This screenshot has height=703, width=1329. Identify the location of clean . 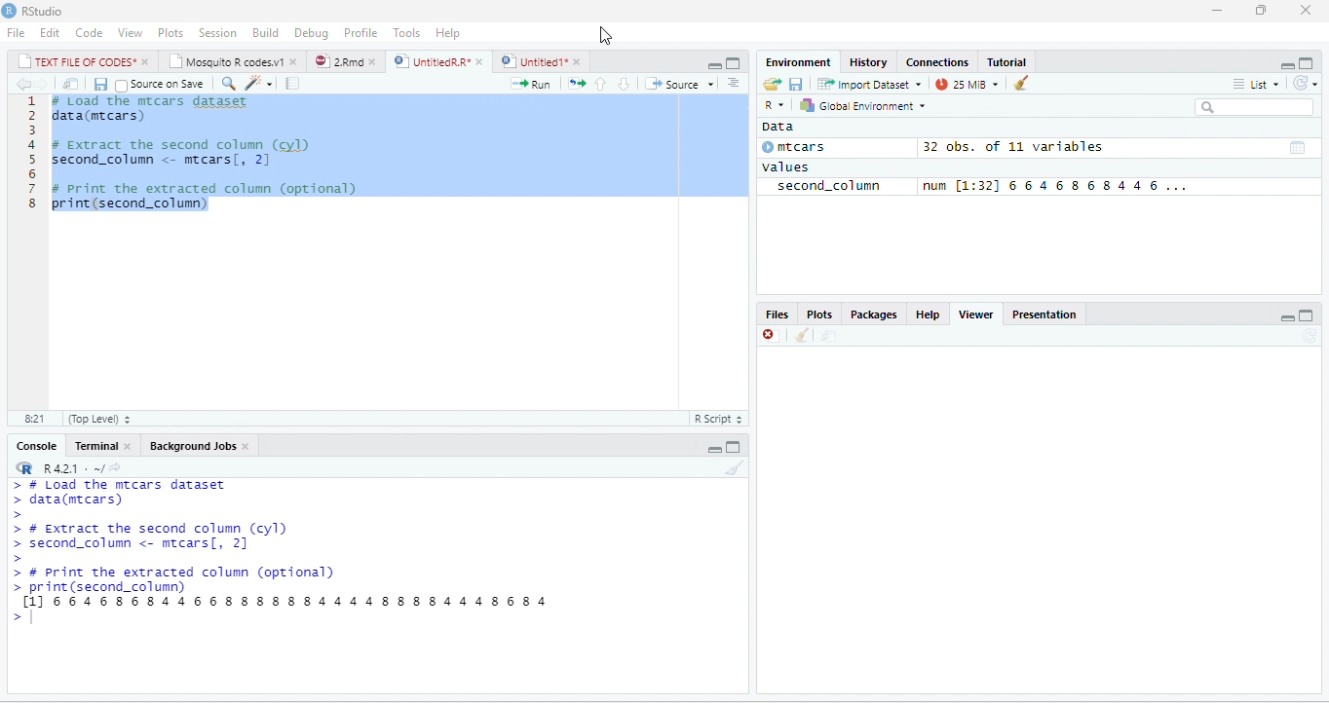
(802, 337).